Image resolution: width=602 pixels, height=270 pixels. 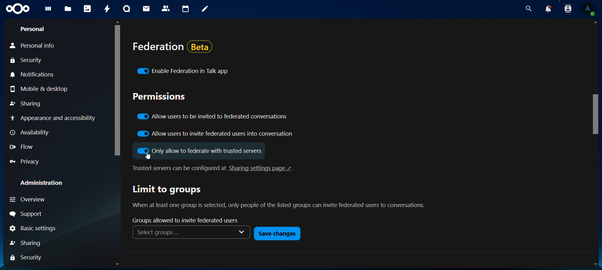 What do you see at coordinates (88, 9) in the screenshot?
I see `photos` at bounding box center [88, 9].